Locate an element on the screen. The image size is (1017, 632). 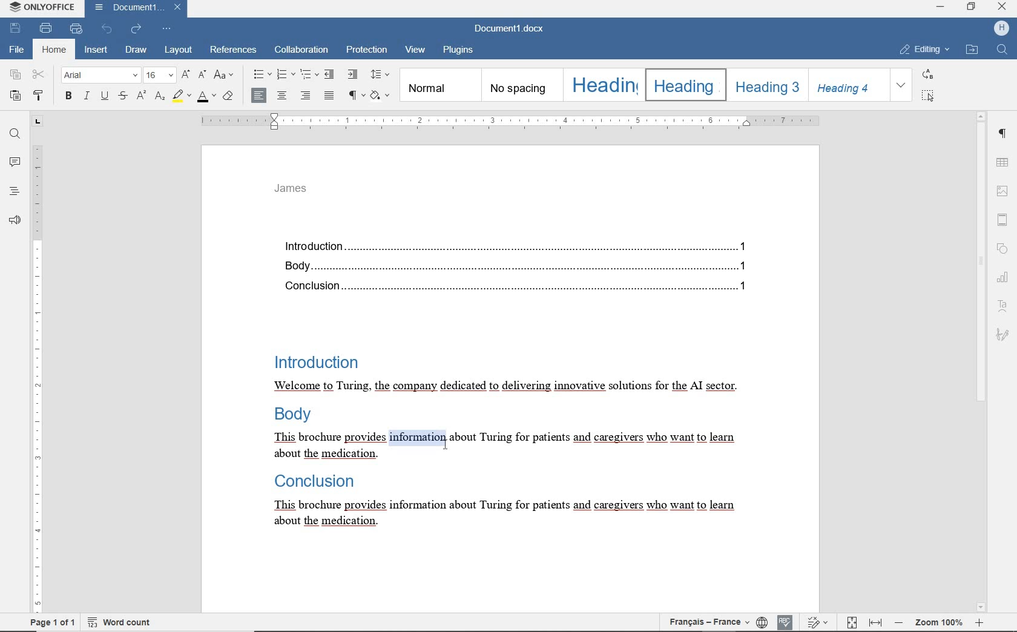
BULLETS is located at coordinates (261, 76).